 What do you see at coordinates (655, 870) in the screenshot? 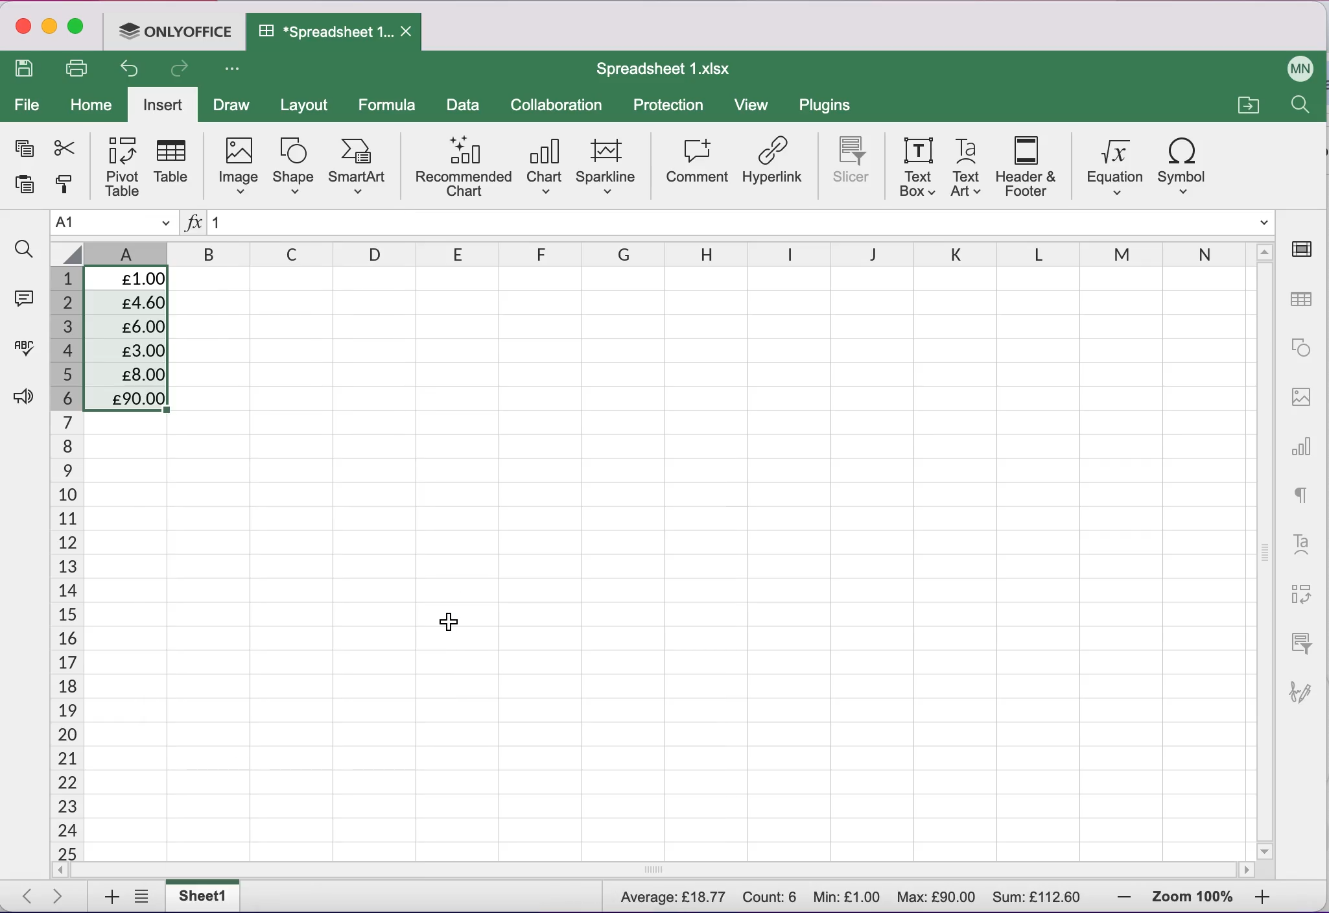
I see `horizontal scrollbar` at bounding box center [655, 870].